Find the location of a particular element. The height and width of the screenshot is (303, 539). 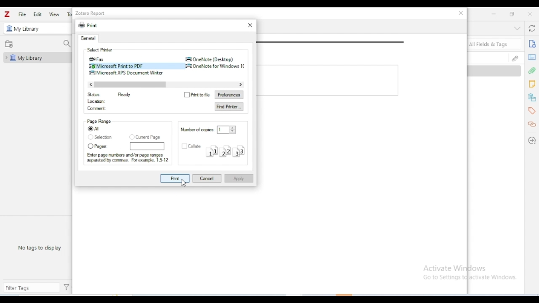

icon is located at coordinates (8, 28).